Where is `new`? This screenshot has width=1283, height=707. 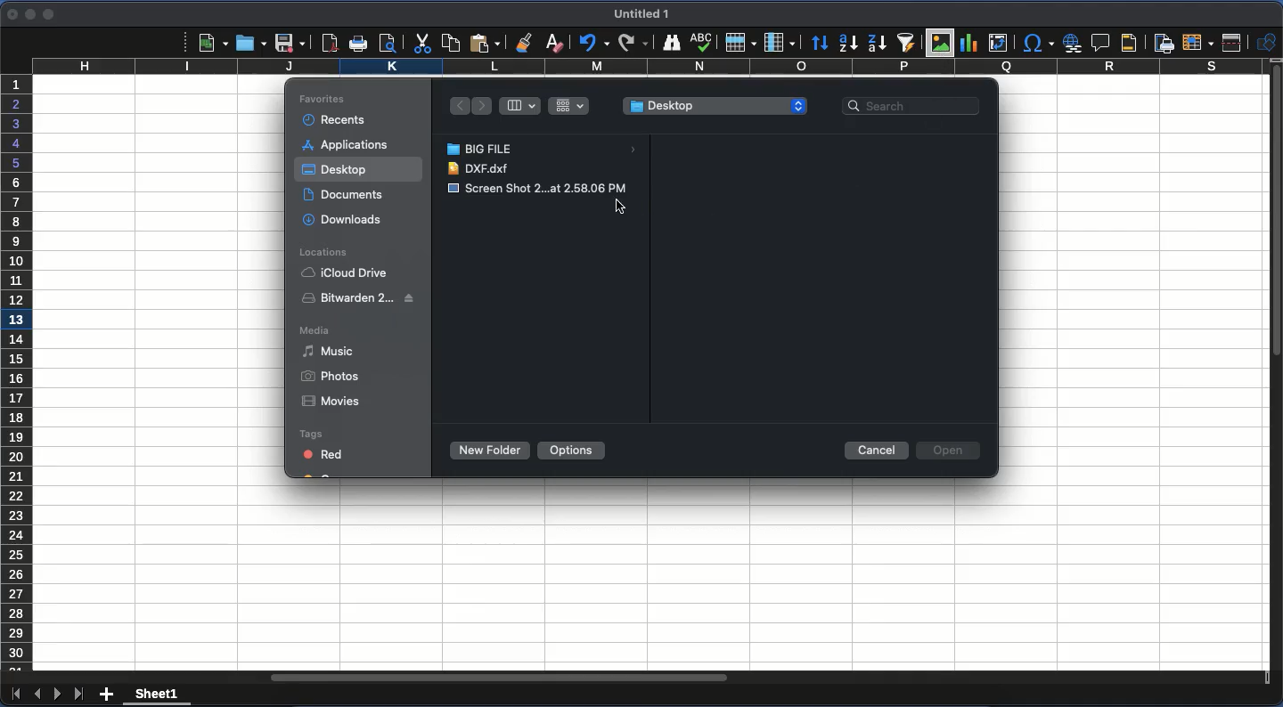
new is located at coordinates (213, 44).